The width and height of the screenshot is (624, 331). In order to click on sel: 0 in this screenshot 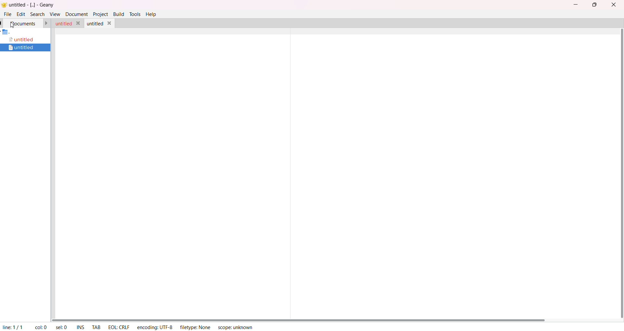, I will do `click(61, 326)`.